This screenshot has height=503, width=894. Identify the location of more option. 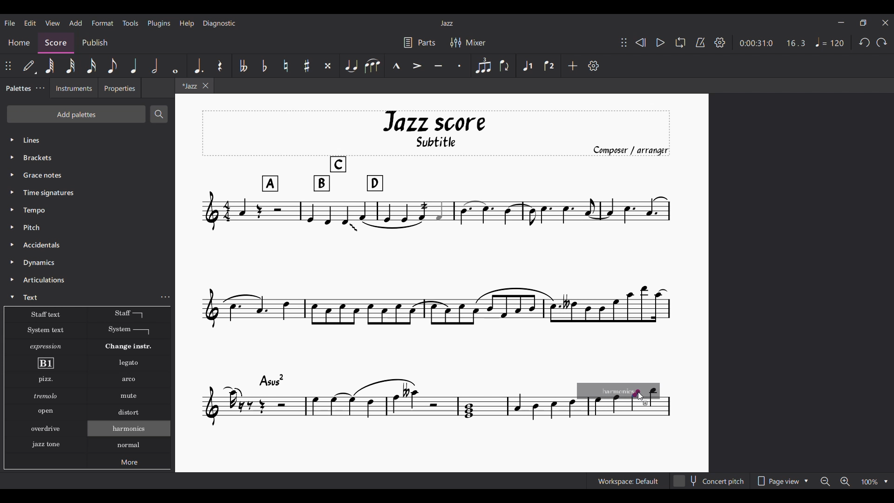
(167, 297).